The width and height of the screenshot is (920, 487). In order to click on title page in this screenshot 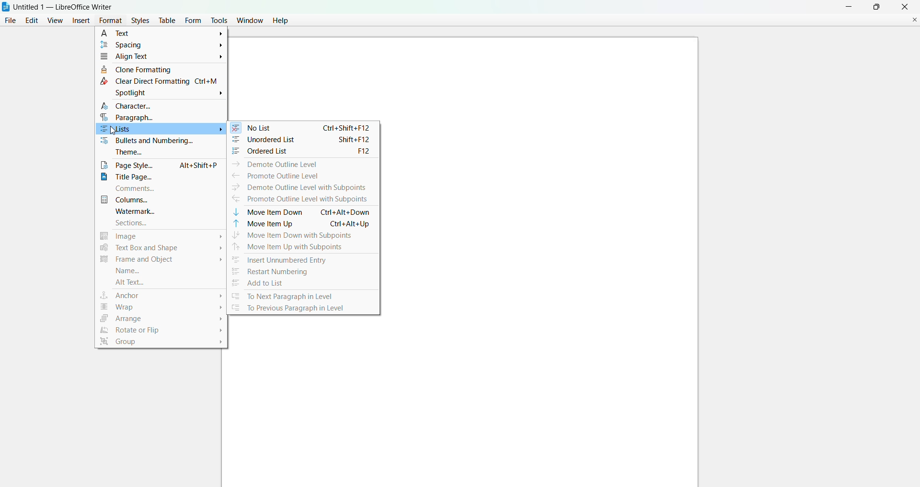, I will do `click(129, 179)`.